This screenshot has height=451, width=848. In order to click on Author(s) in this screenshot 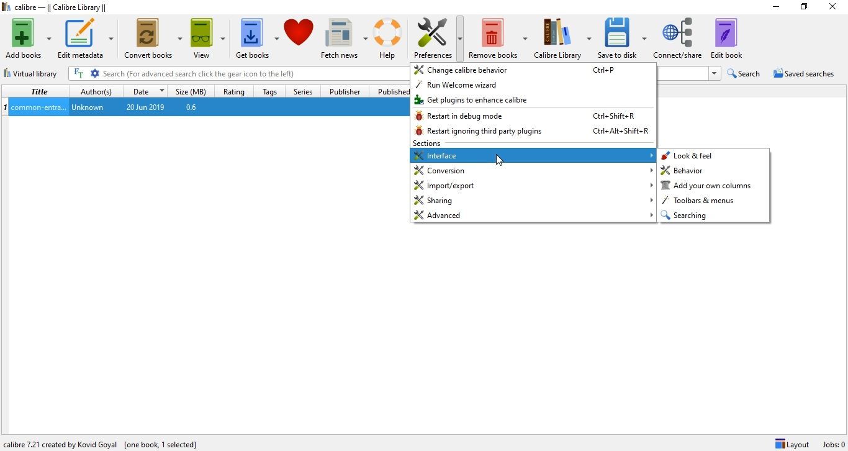, I will do `click(97, 90)`.